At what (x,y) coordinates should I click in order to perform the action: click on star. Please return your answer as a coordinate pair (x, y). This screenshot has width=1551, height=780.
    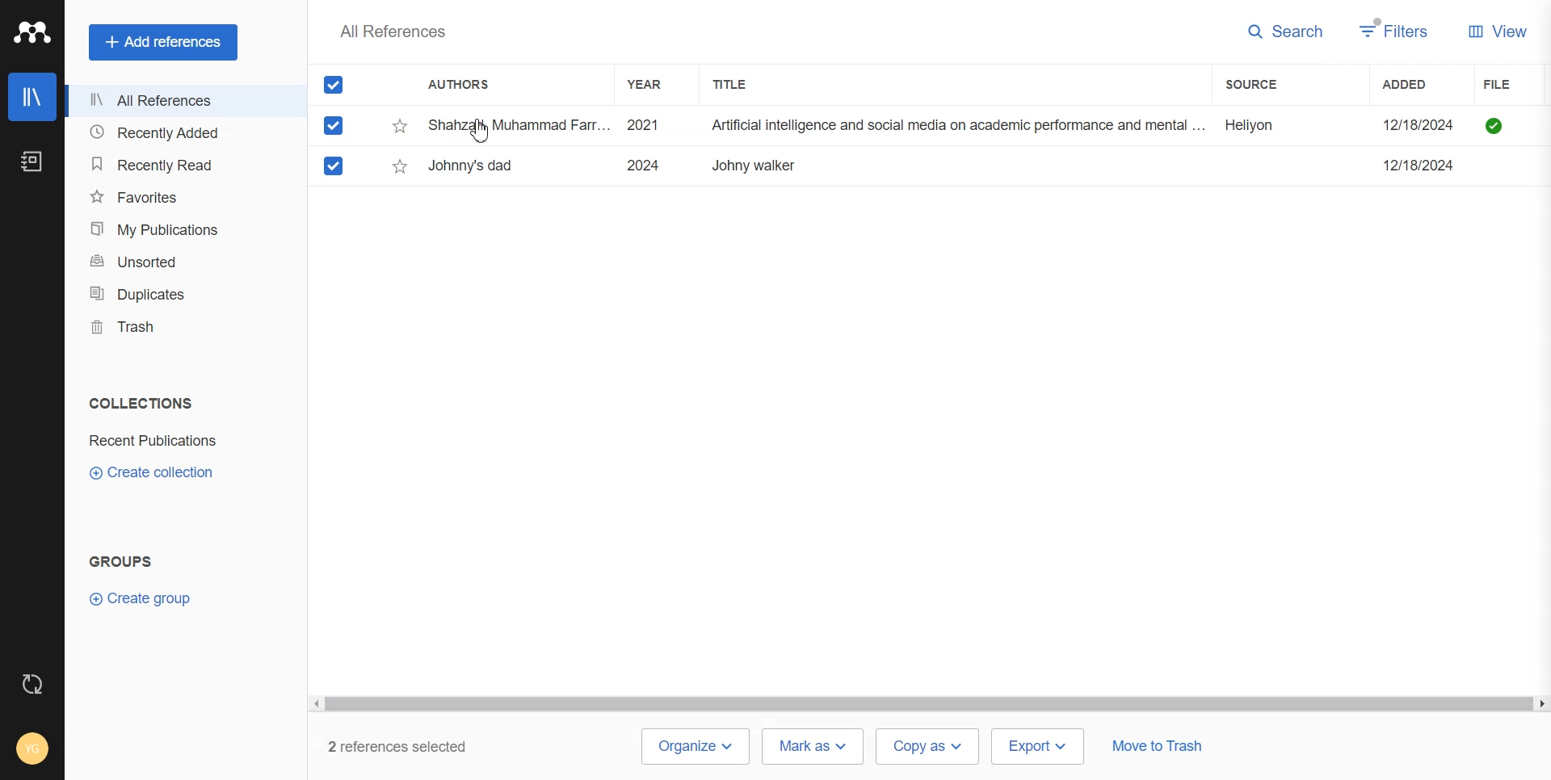
    Looking at the image, I should click on (400, 166).